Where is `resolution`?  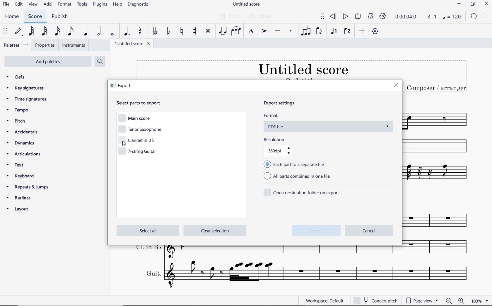 resolution is located at coordinates (288, 147).